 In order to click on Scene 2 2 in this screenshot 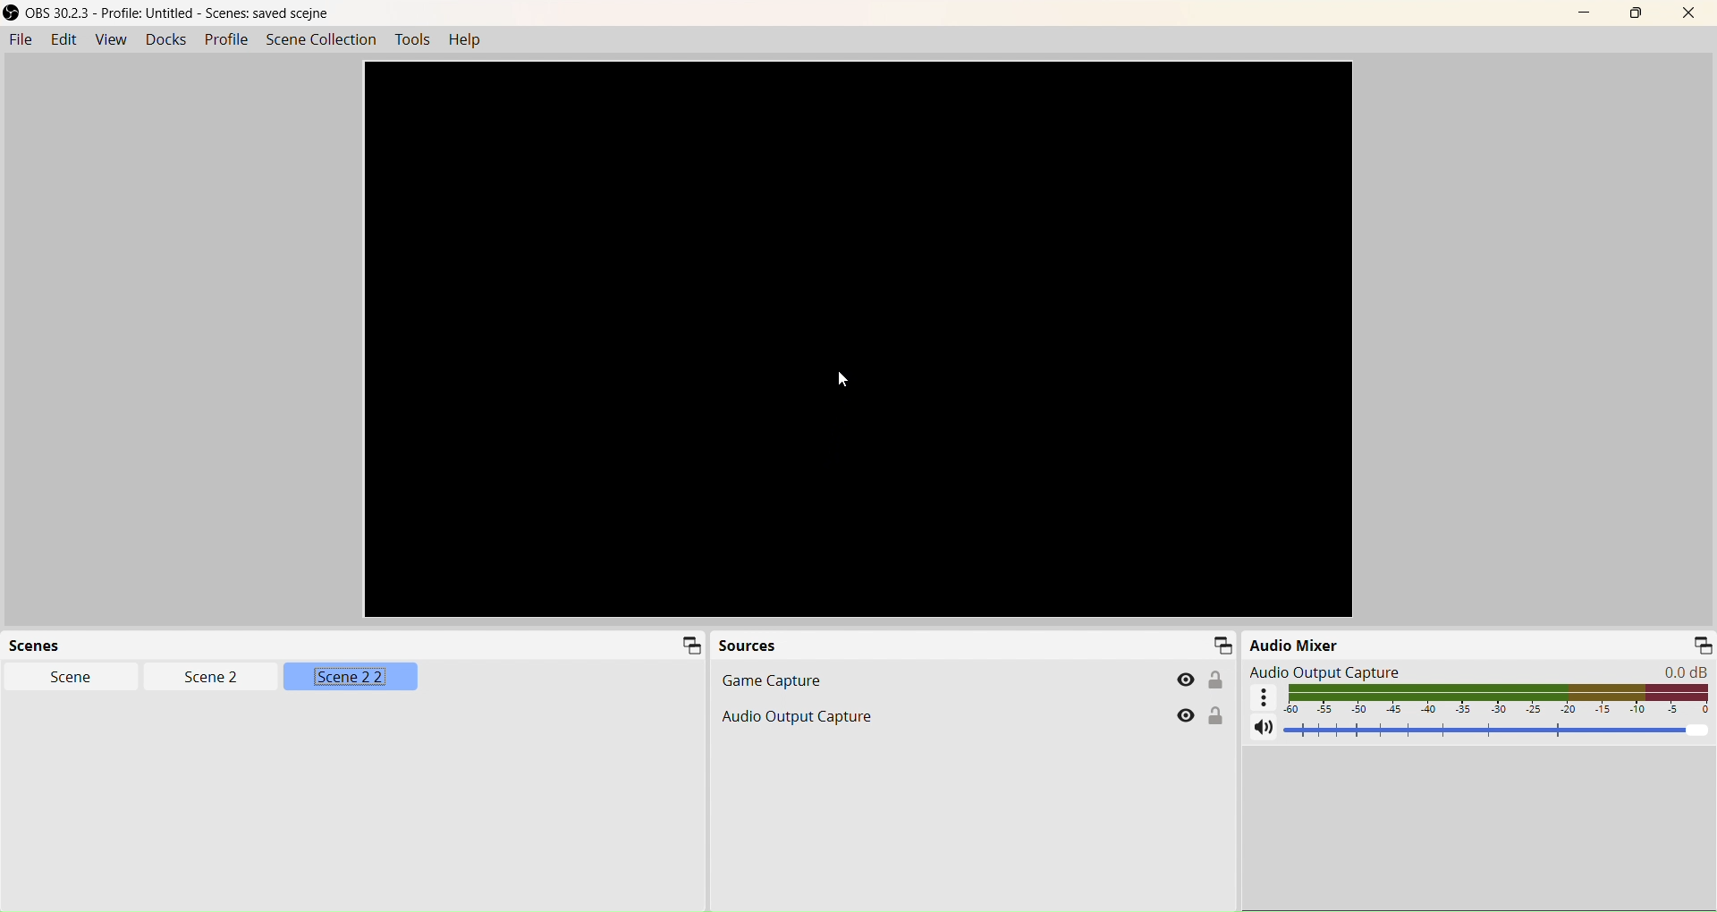, I will do `click(353, 676)`.